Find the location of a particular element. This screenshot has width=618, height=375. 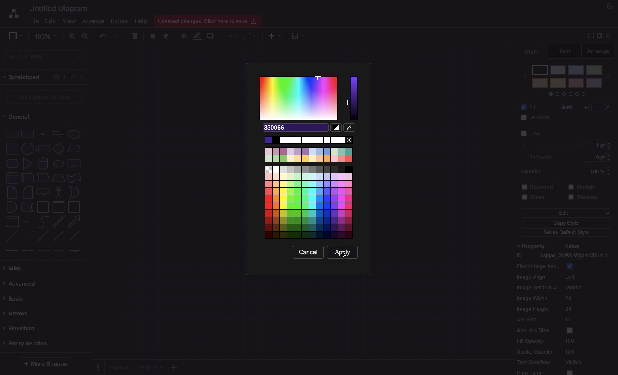

and is located at coordinates (12, 207).